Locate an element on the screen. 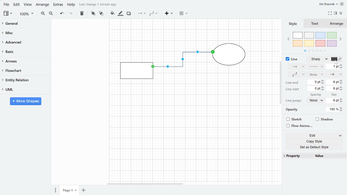 The width and height of the screenshot is (347, 195). size is located at coordinates (333, 95).